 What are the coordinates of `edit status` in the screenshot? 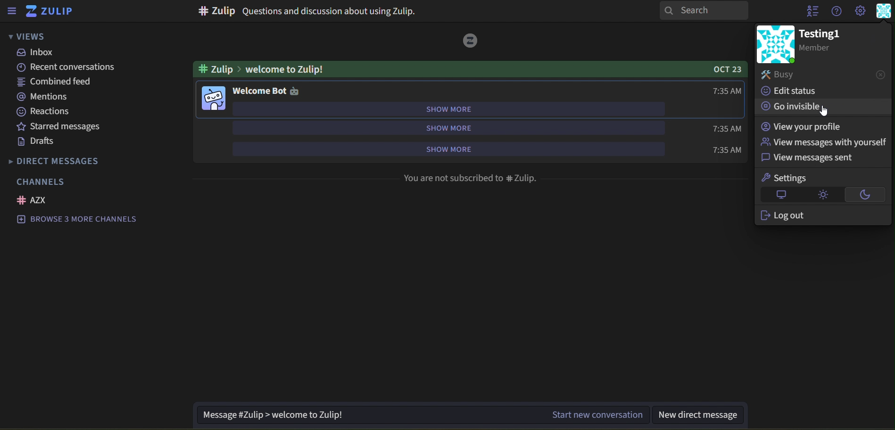 It's located at (794, 91).